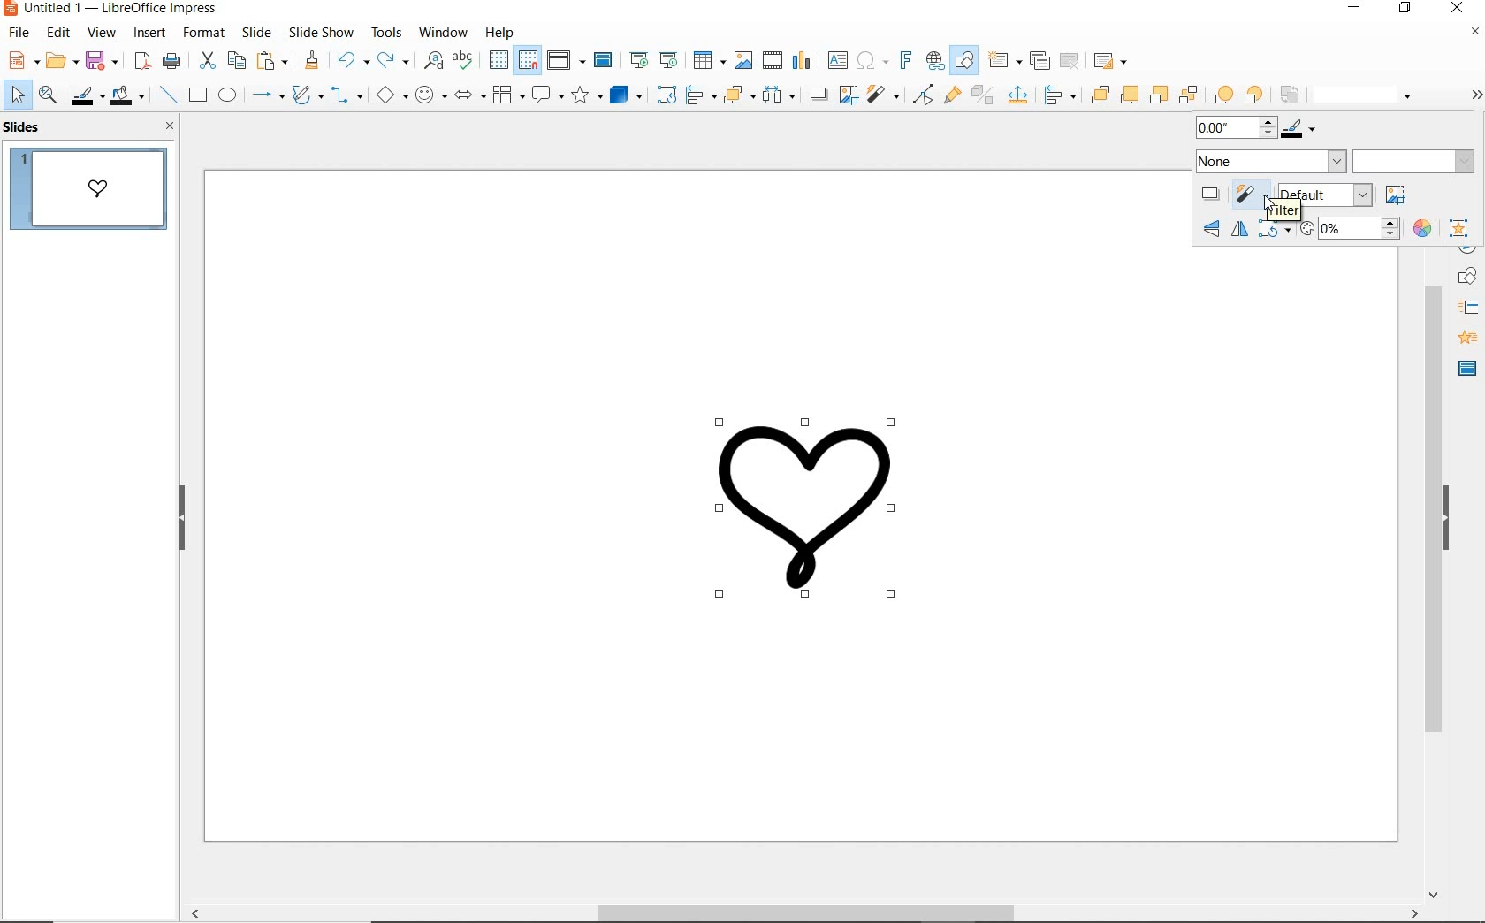 Image resolution: width=1485 pixels, height=923 pixels. Describe the element at coordinates (86, 95) in the screenshot. I see `line color` at that location.